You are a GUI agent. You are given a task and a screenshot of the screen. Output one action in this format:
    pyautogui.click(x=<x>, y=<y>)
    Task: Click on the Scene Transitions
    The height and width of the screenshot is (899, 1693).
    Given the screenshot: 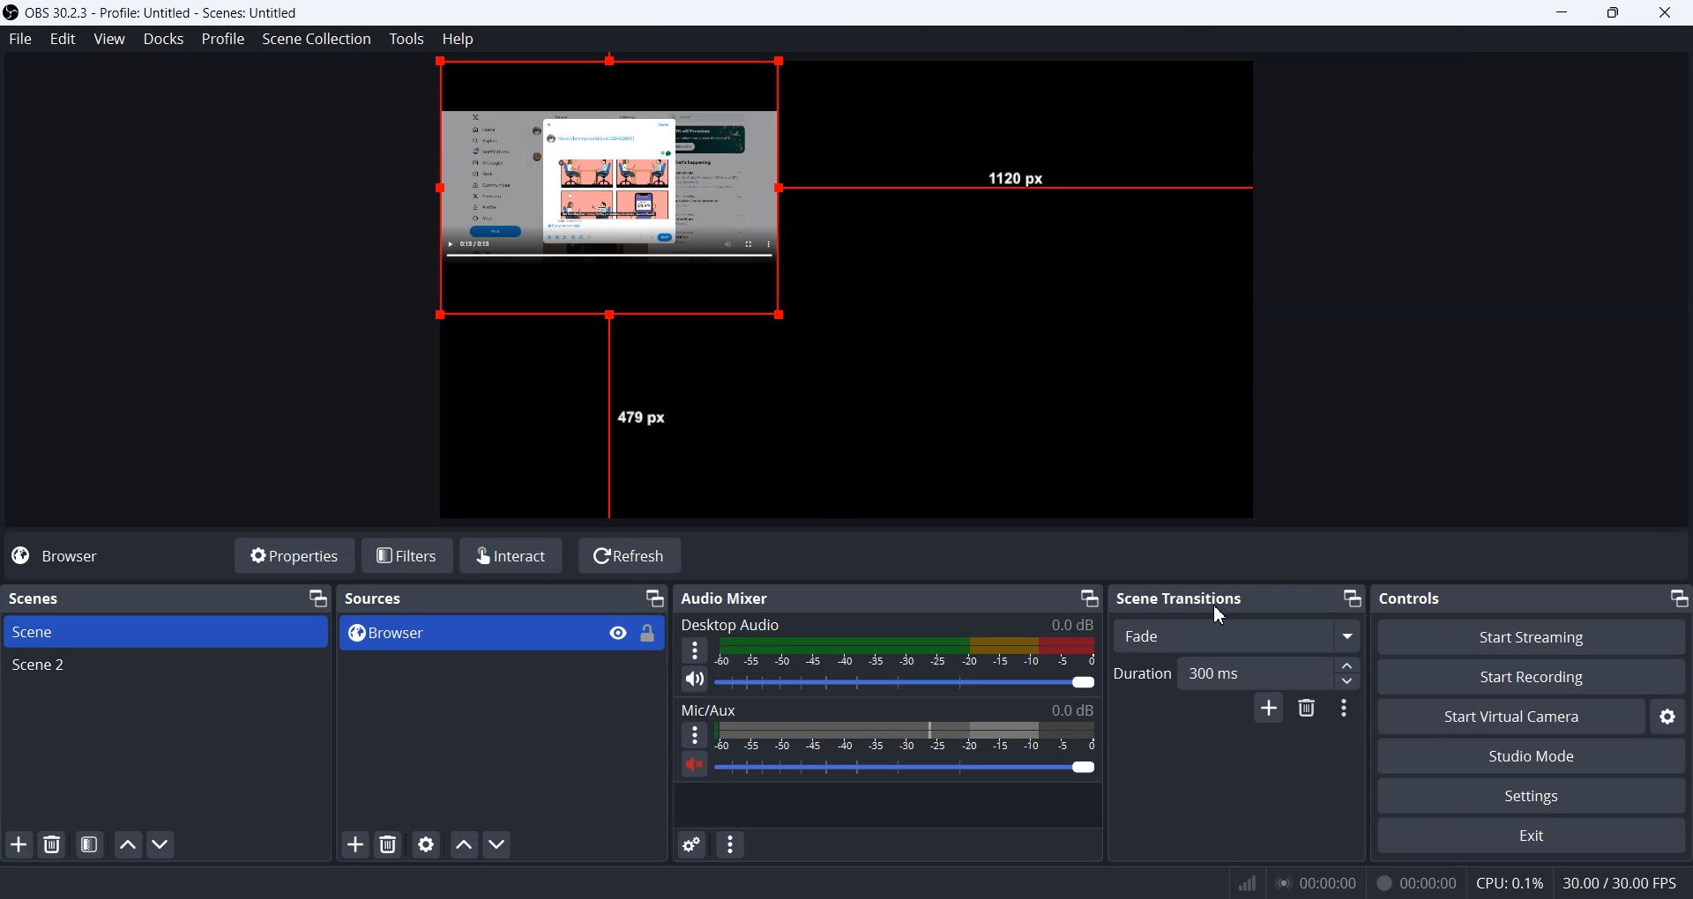 What is the action you would take?
    pyautogui.click(x=1182, y=598)
    